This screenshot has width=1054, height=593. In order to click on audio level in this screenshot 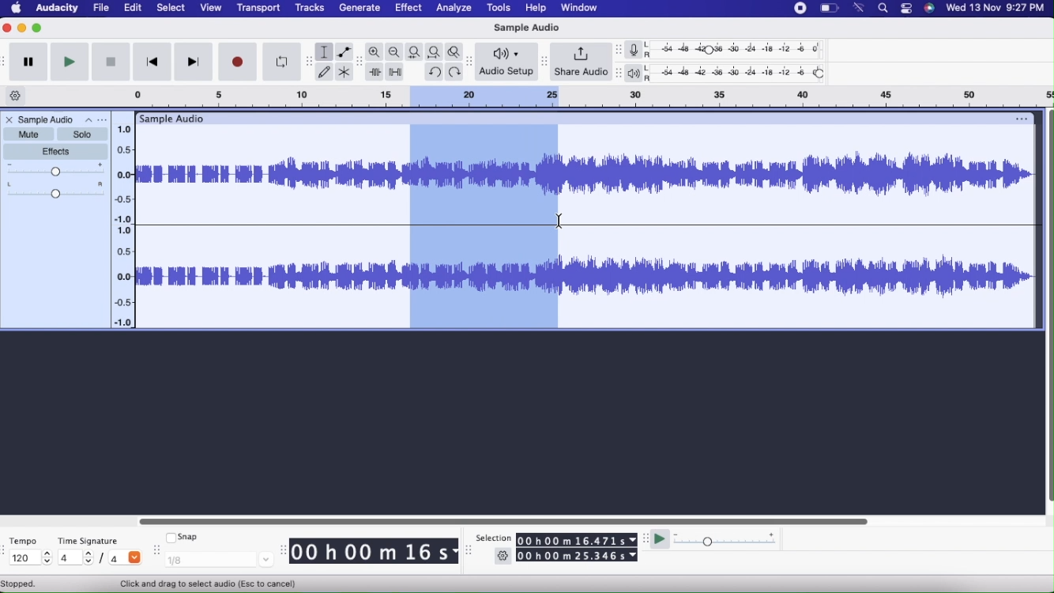, I will do `click(123, 278)`.